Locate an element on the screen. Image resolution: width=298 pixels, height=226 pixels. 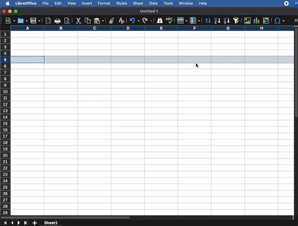
print is located at coordinates (58, 21).